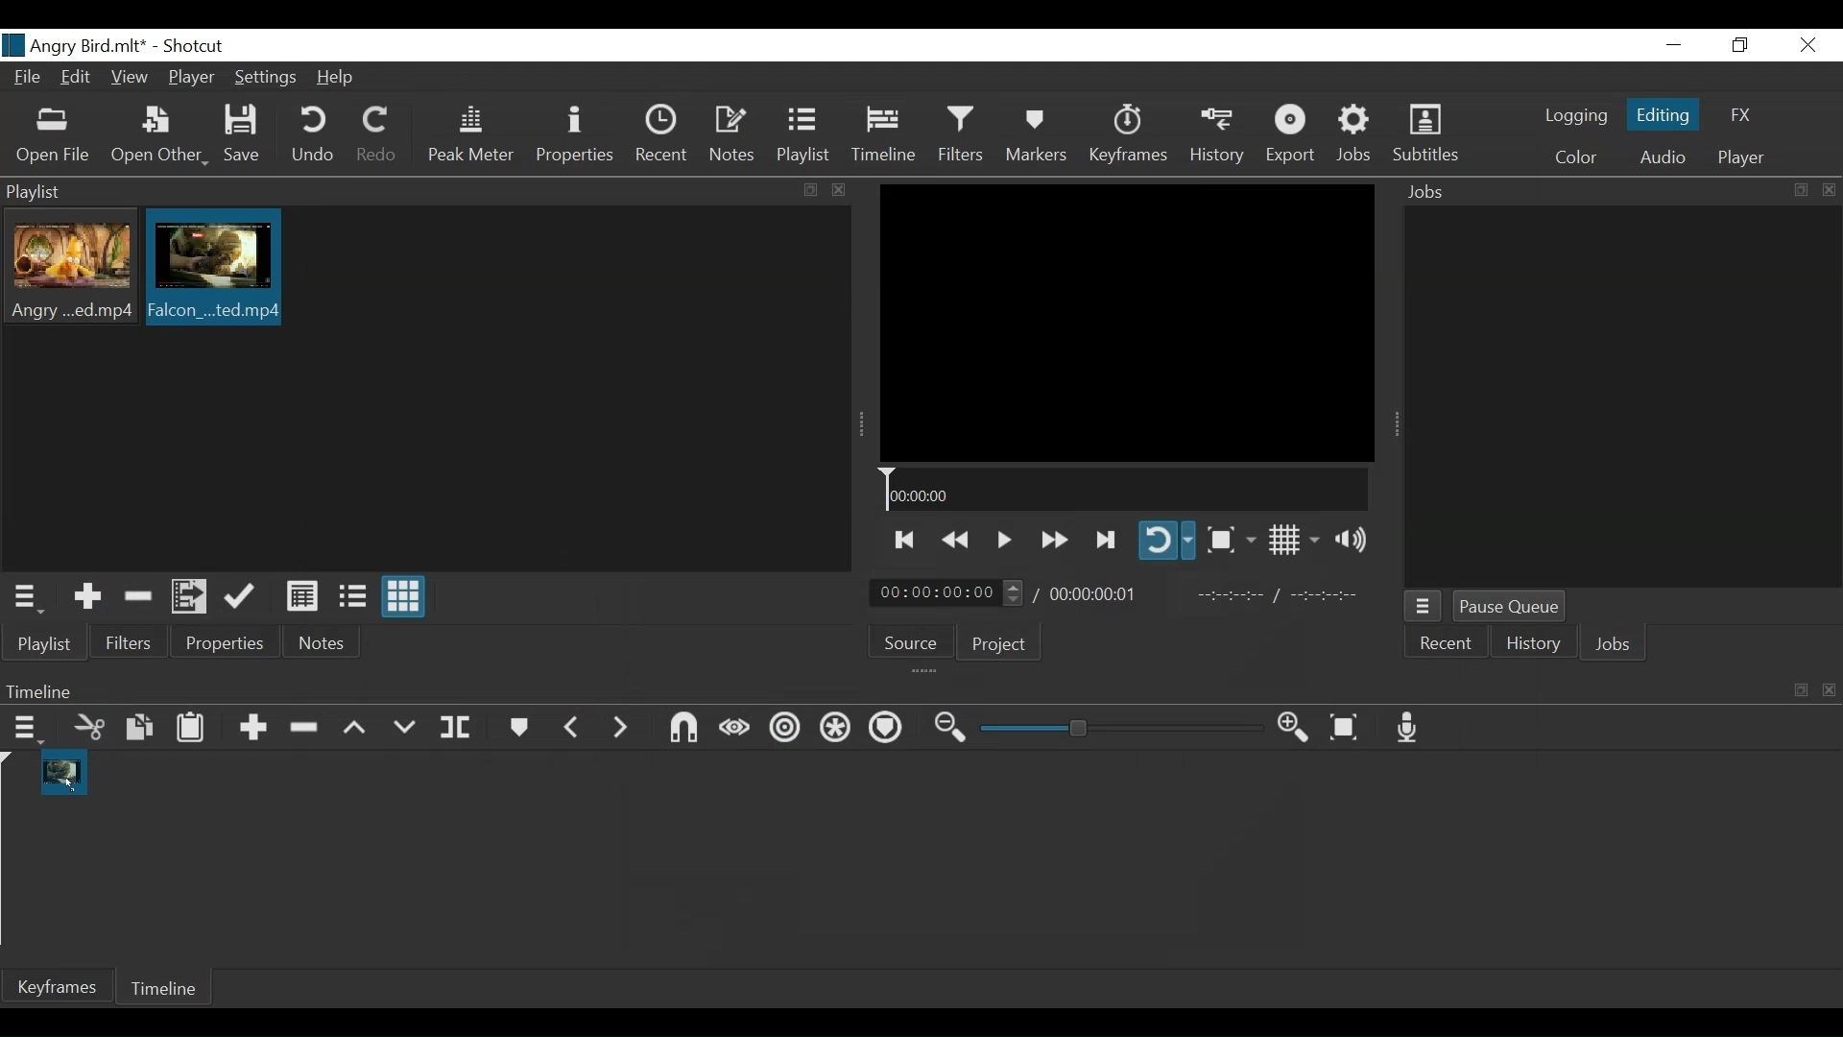  I want to click on Clip, so click(72, 268).